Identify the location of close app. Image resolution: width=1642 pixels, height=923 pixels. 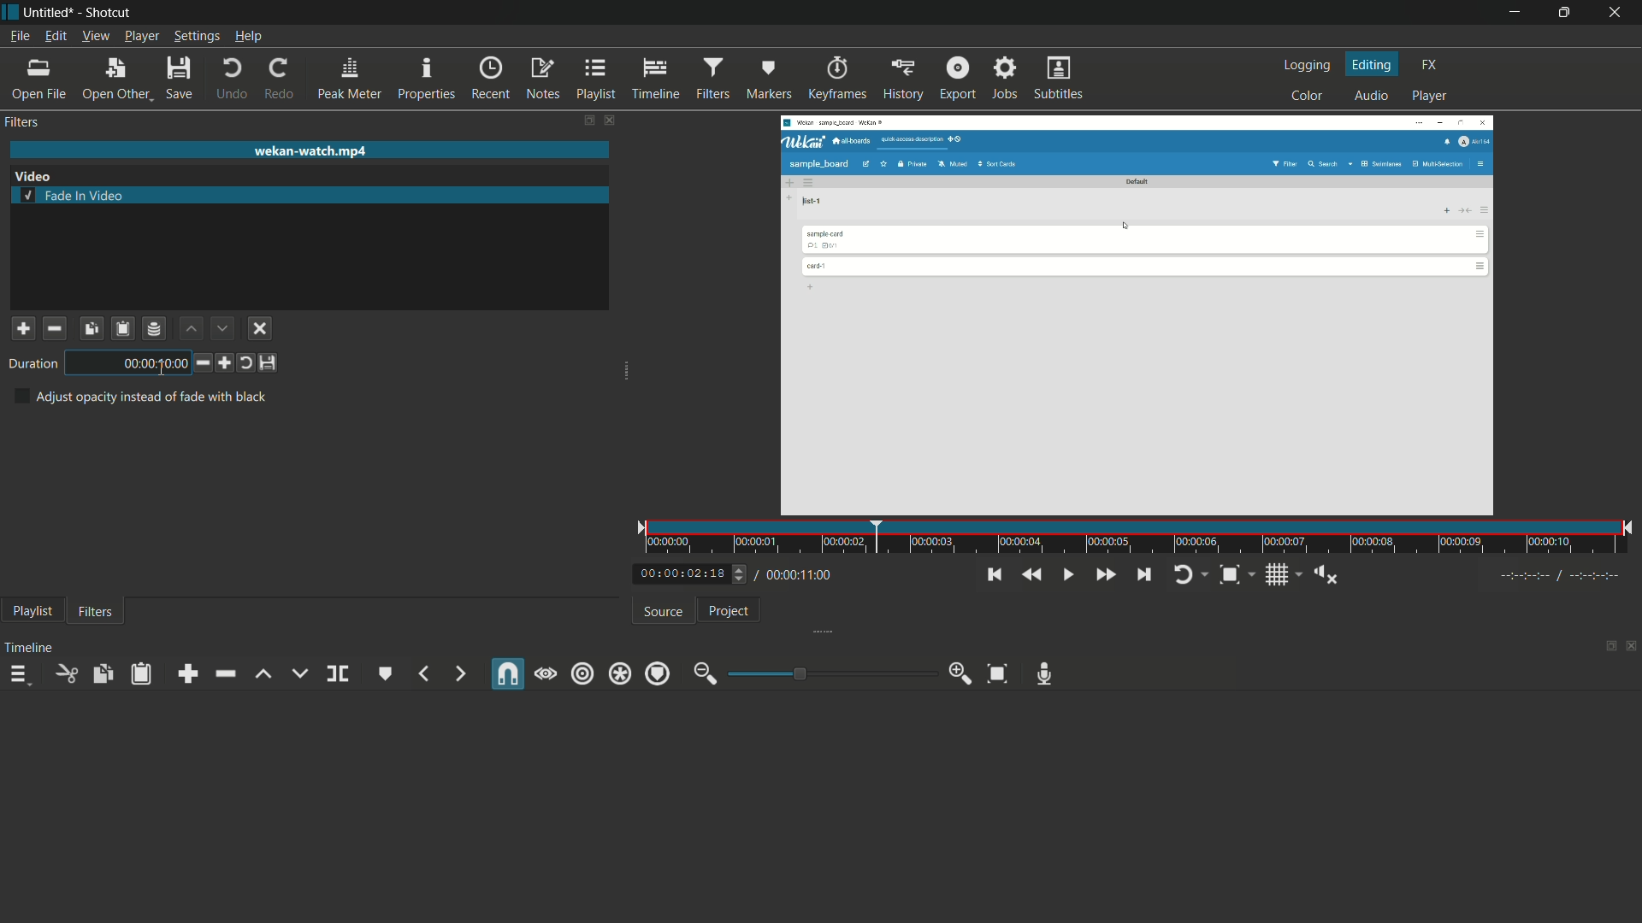
(1617, 14).